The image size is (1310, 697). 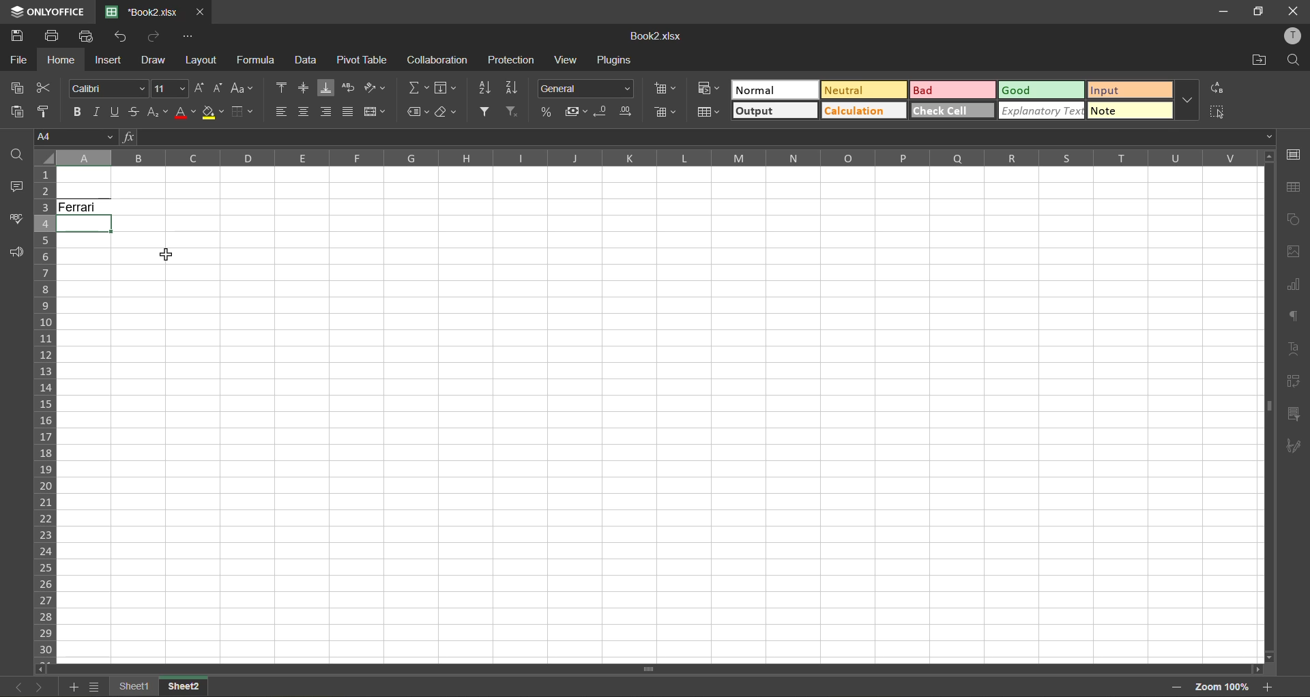 What do you see at coordinates (16, 220) in the screenshot?
I see `spellcheck` at bounding box center [16, 220].